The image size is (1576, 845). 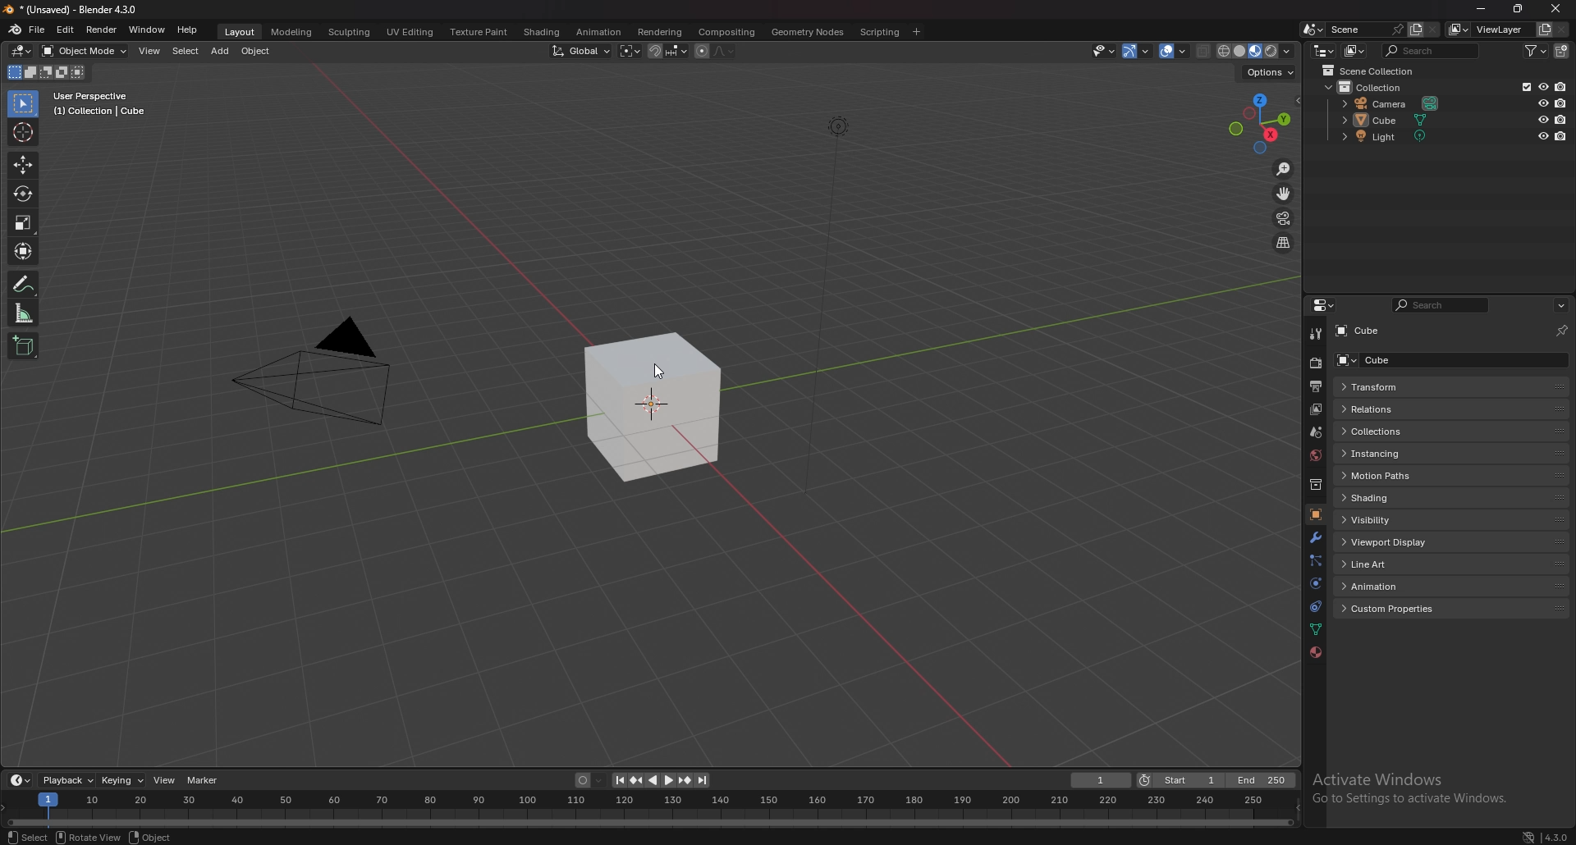 What do you see at coordinates (648, 808) in the screenshot?
I see `seek` at bounding box center [648, 808].